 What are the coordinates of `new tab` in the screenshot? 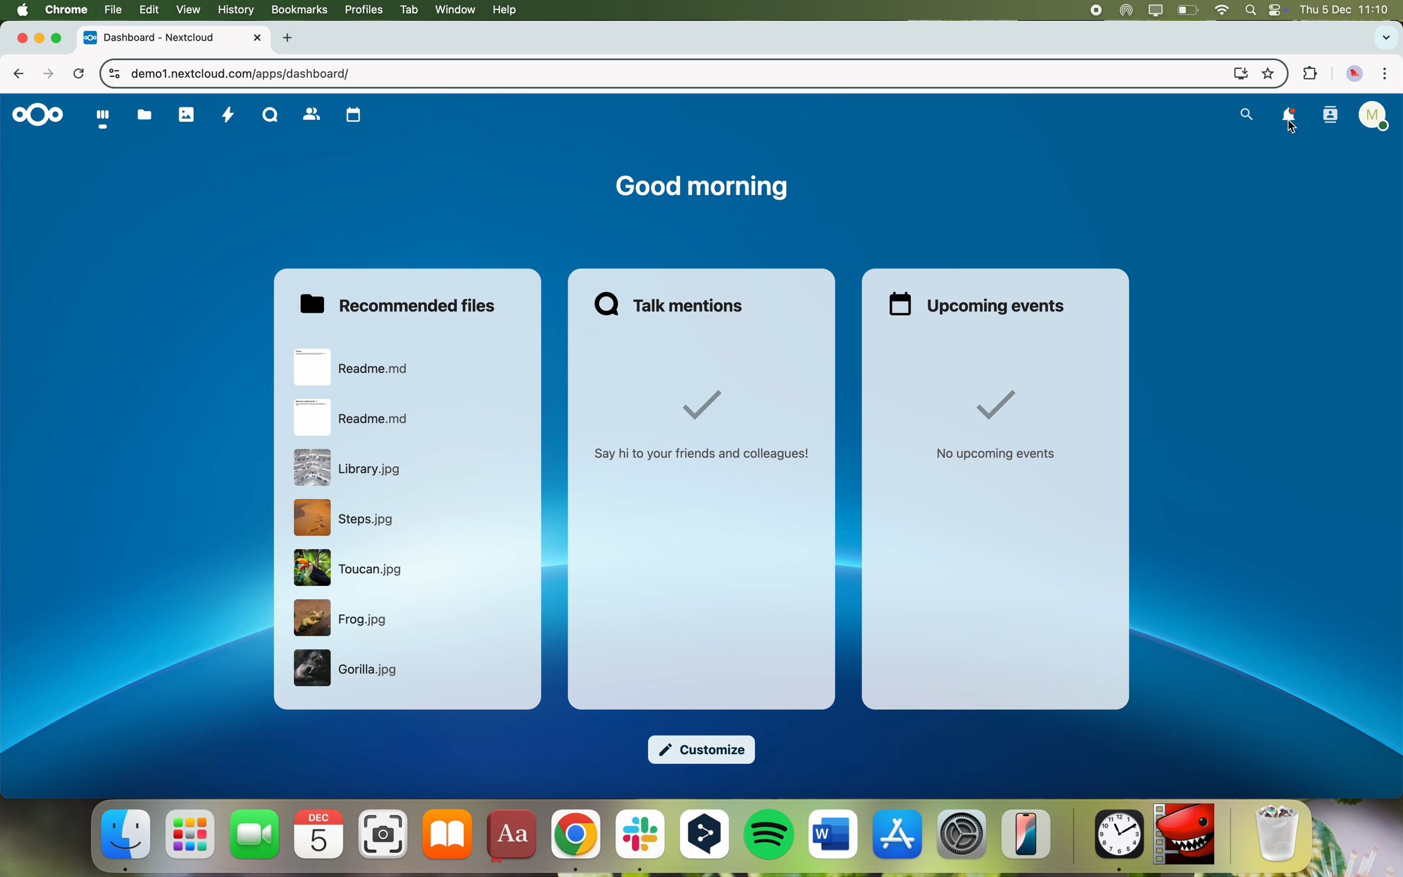 It's located at (290, 38).